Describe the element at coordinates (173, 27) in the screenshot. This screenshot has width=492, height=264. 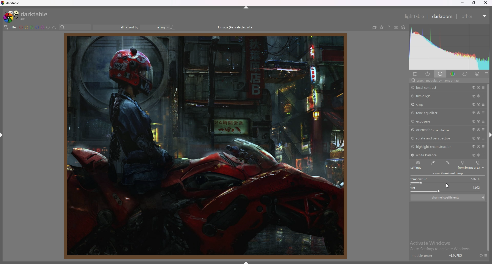
I see `reverse sort order` at that location.